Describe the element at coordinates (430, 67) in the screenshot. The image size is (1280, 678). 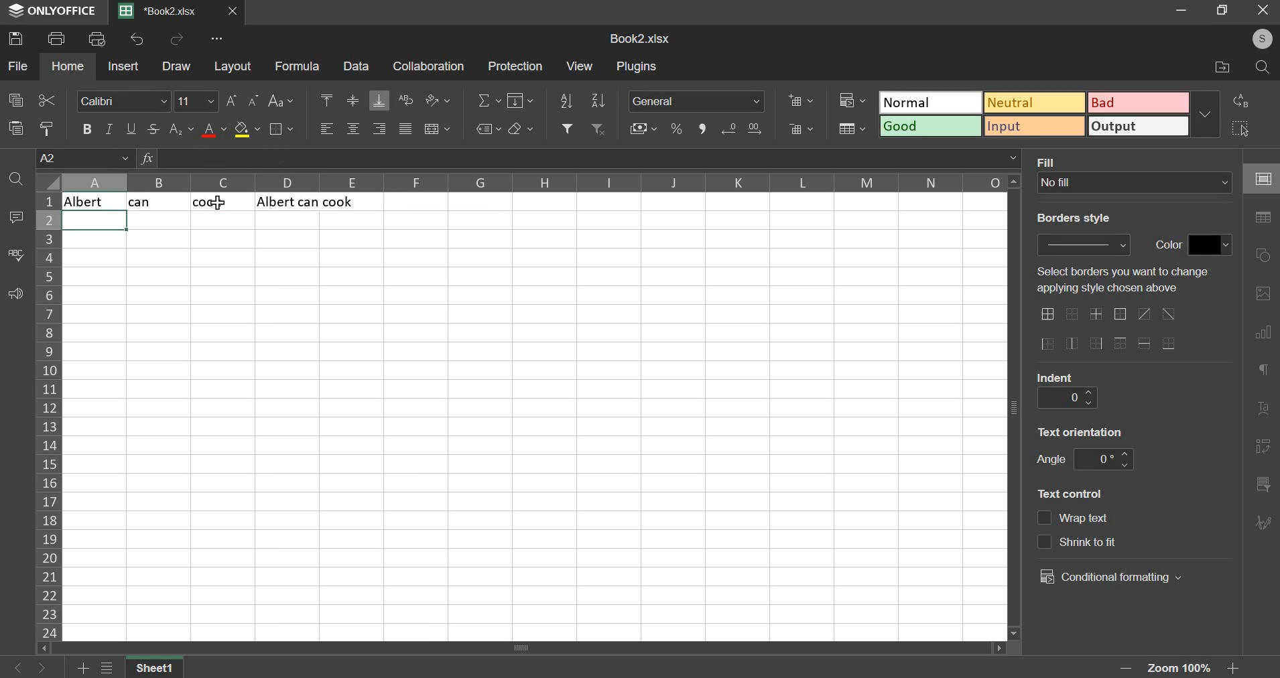
I see `collaboration` at that location.